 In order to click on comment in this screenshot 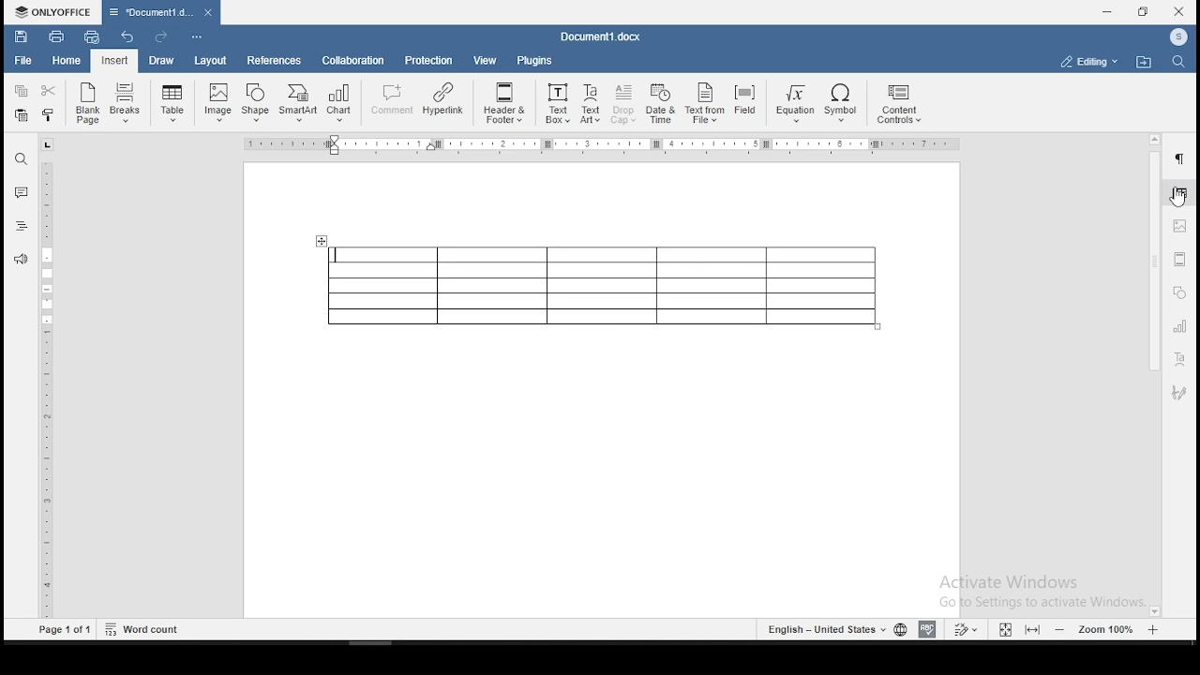, I will do `click(390, 99)`.